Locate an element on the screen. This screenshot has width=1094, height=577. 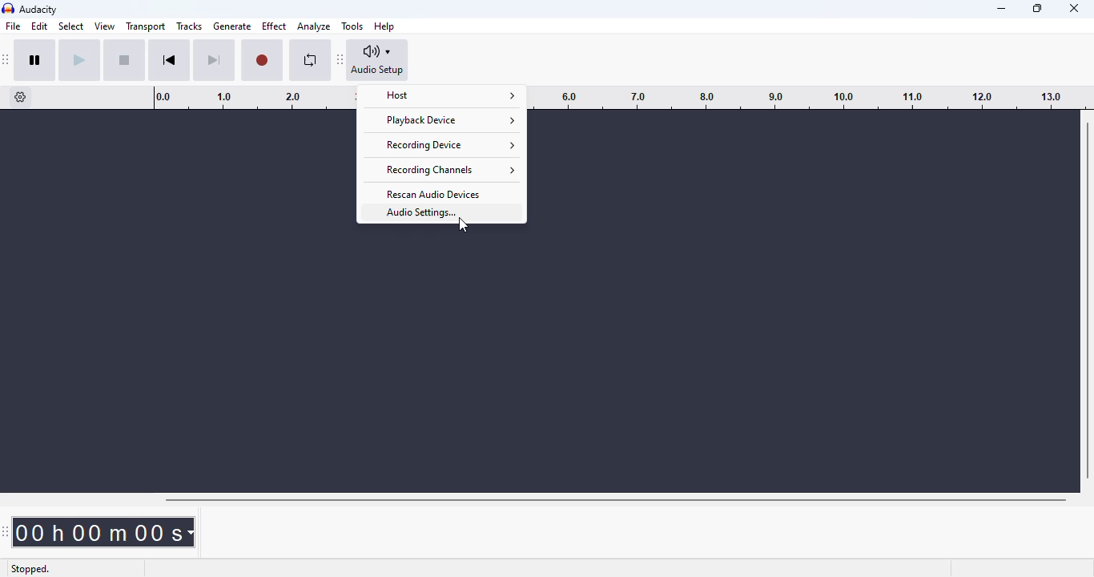
playback device is located at coordinates (444, 120).